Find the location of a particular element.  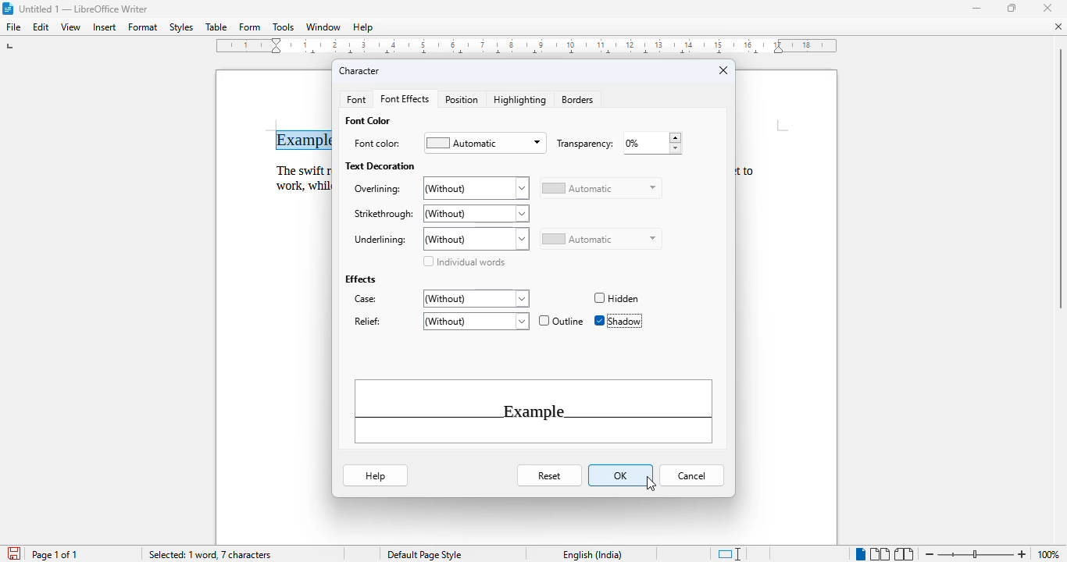

hidden is located at coordinates (616, 299).